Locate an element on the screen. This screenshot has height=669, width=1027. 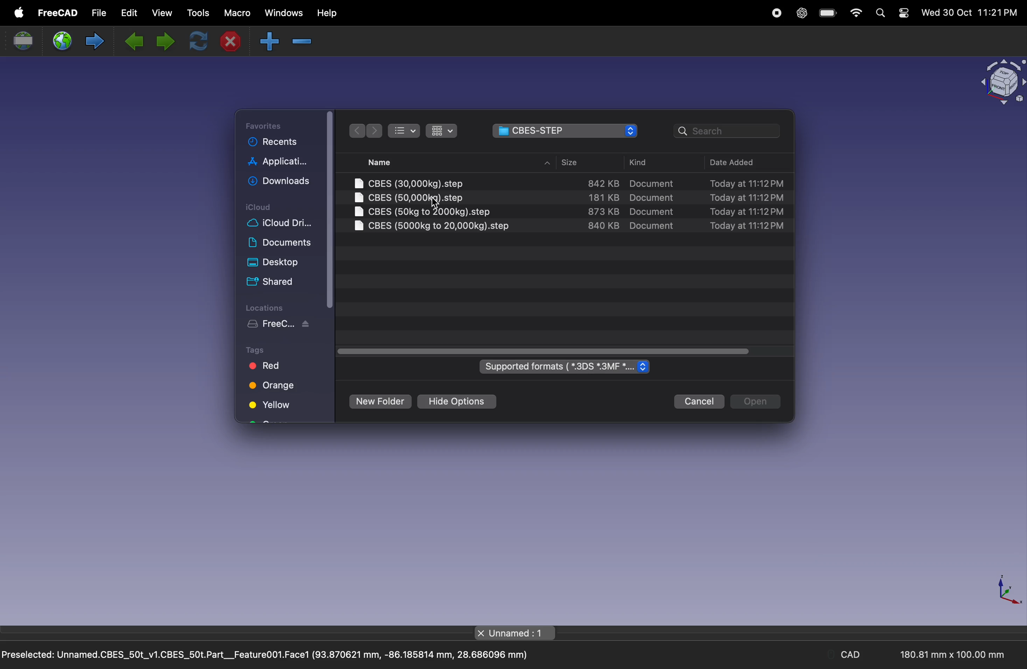
edit is located at coordinates (132, 16).